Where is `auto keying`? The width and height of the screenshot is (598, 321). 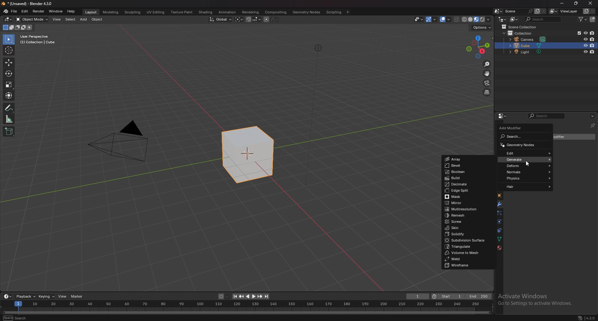 auto keying is located at coordinates (224, 297).